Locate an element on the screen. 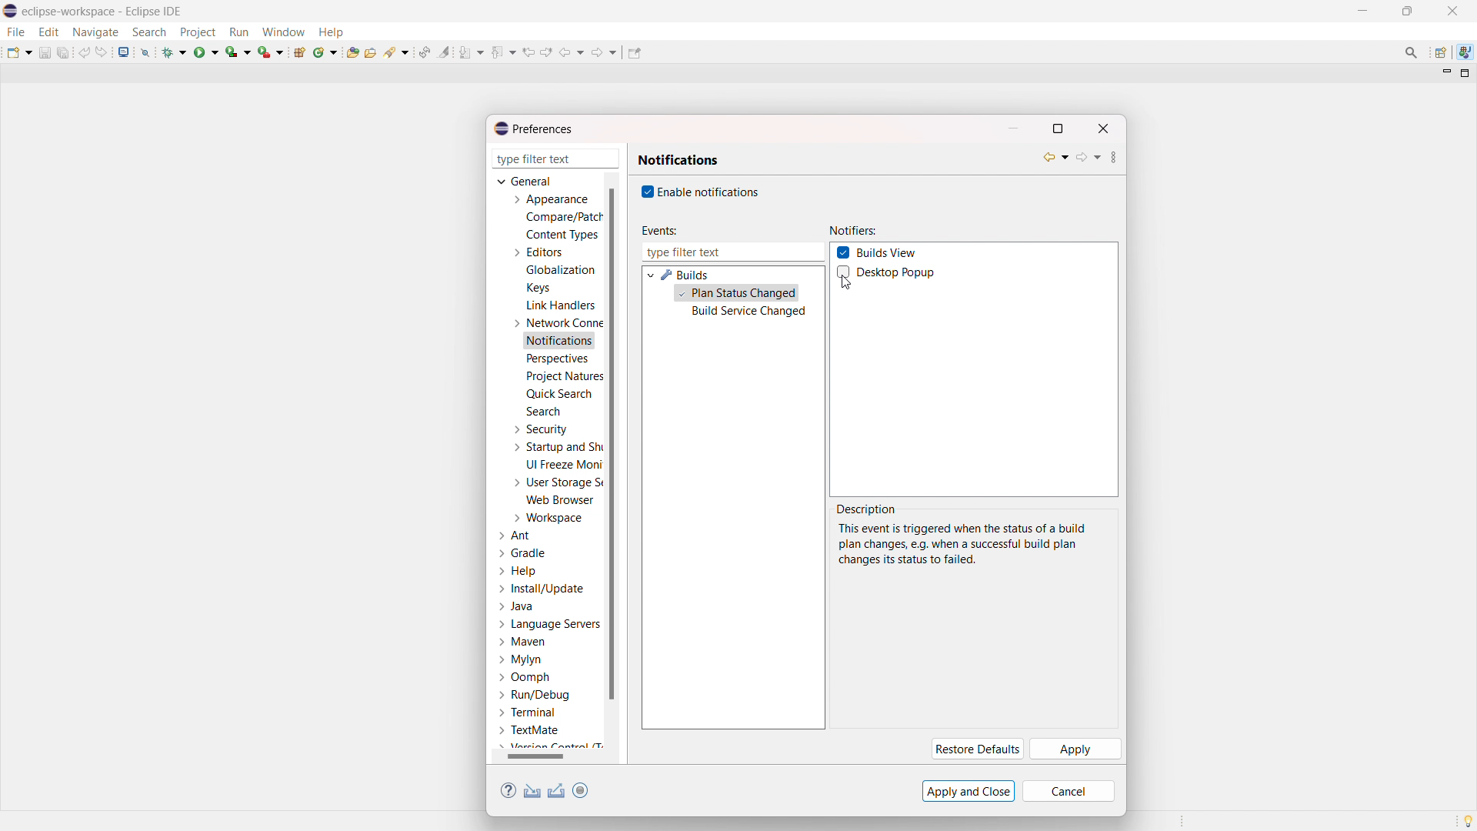 The width and height of the screenshot is (1477, 831). oomph is located at coordinates (524, 679).